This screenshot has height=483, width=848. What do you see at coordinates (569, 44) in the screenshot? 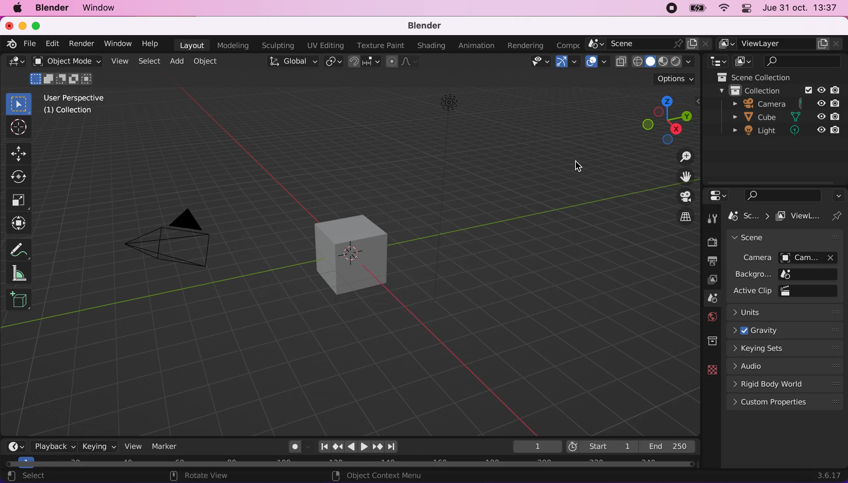
I see `composting` at bounding box center [569, 44].